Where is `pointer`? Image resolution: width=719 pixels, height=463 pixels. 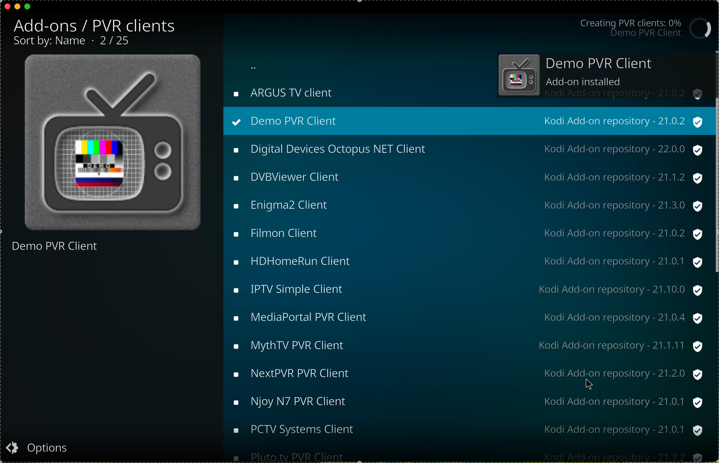 pointer is located at coordinates (589, 383).